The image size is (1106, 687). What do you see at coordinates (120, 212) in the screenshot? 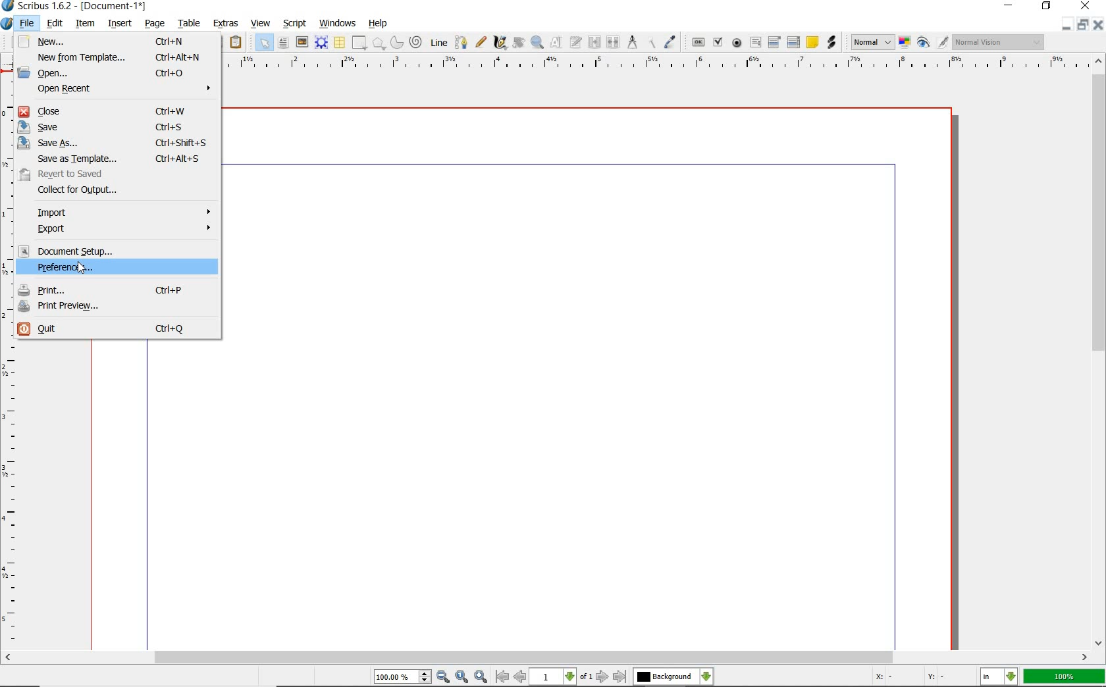
I see `IMPORT` at bounding box center [120, 212].